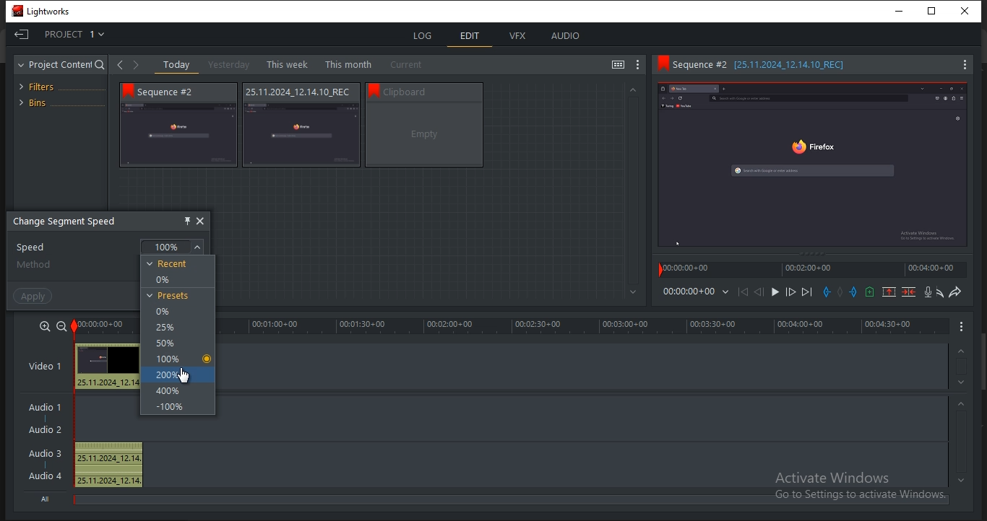  What do you see at coordinates (202, 221) in the screenshot?
I see `close` at bounding box center [202, 221].